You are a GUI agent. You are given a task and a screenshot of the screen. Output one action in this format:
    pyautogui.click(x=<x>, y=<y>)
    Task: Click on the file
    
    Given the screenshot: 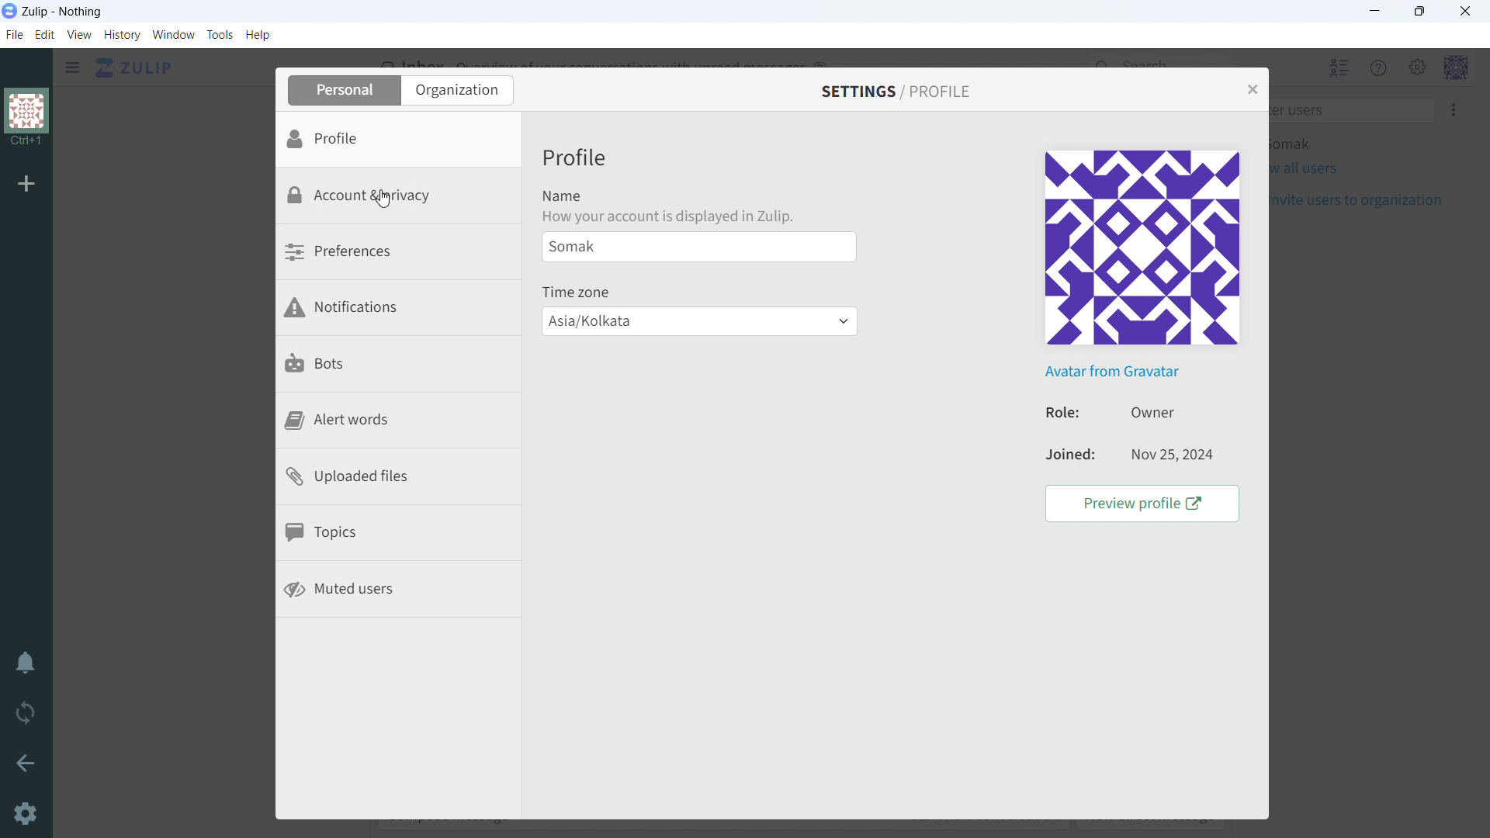 What is the action you would take?
    pyautogui.click(x=15, y=34)
    